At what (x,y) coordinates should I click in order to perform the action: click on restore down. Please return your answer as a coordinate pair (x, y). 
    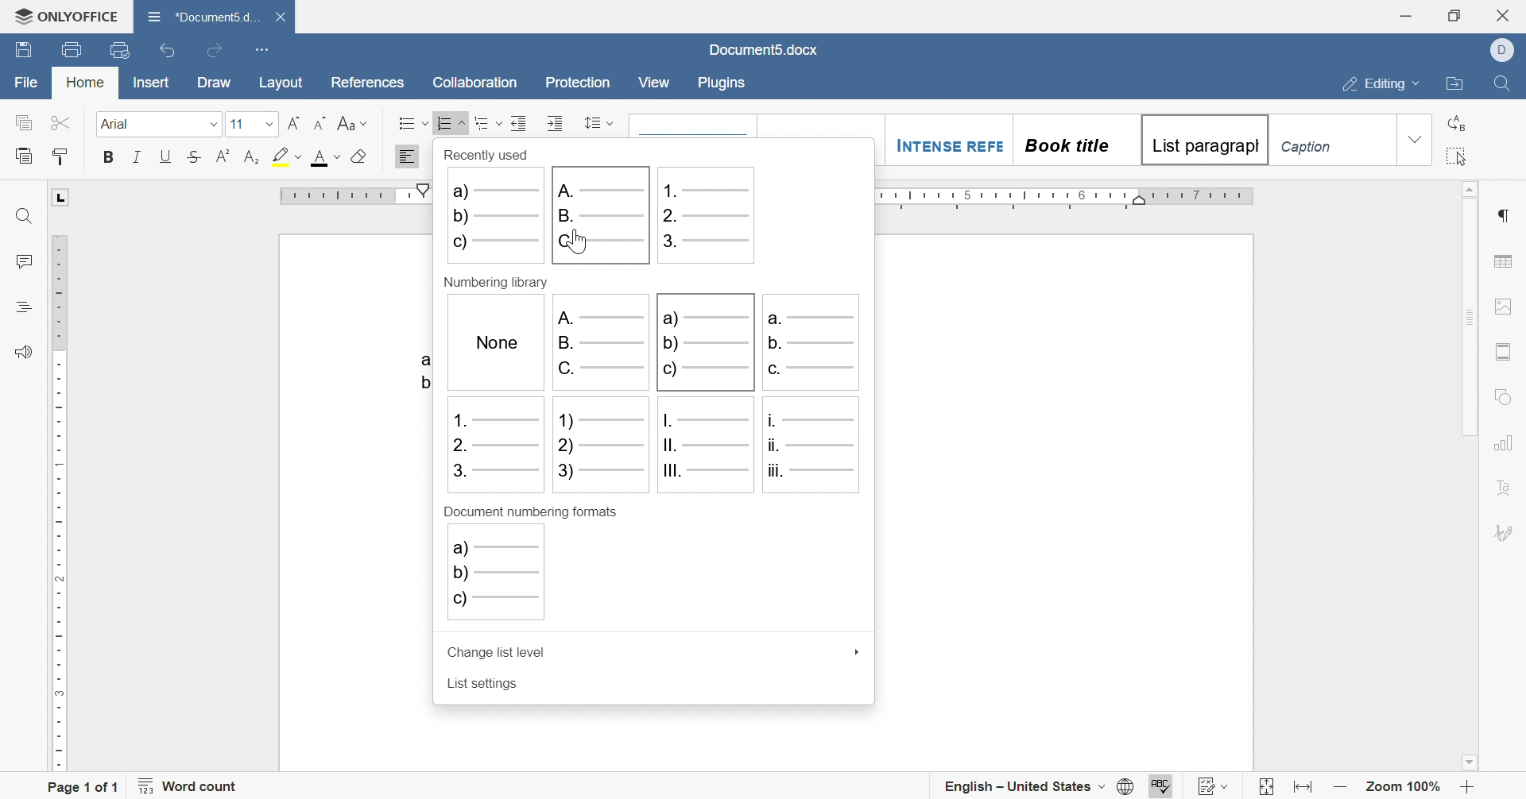
    Looking at the image, I should click on (1452, 14).